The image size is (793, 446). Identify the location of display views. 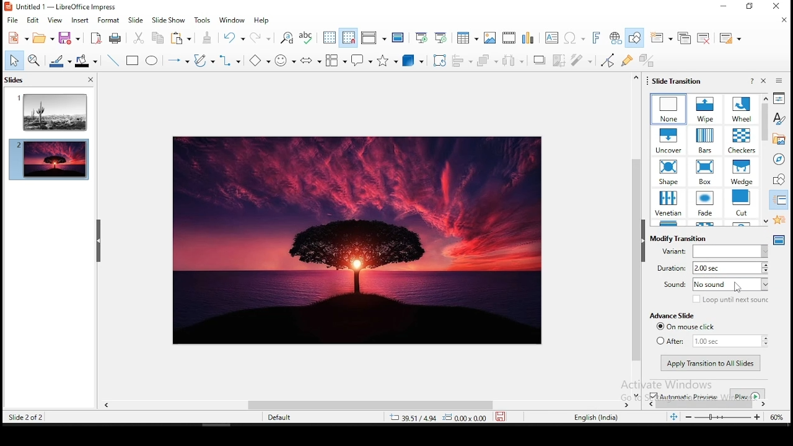
(373, 38).